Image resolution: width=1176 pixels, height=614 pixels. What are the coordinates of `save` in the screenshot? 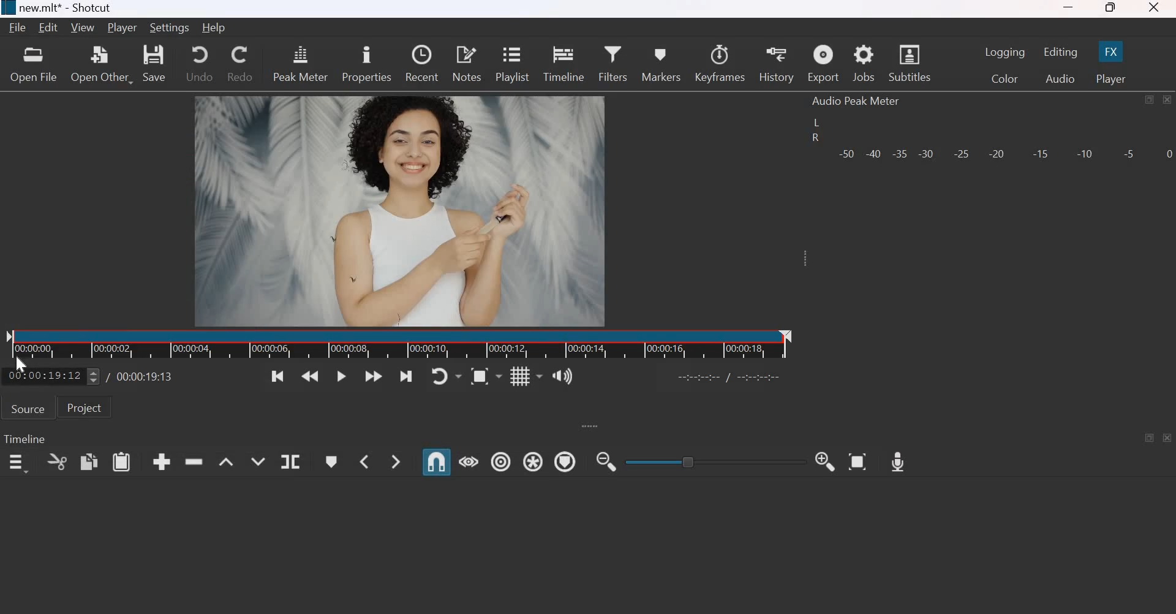 It's located at (155, 63).